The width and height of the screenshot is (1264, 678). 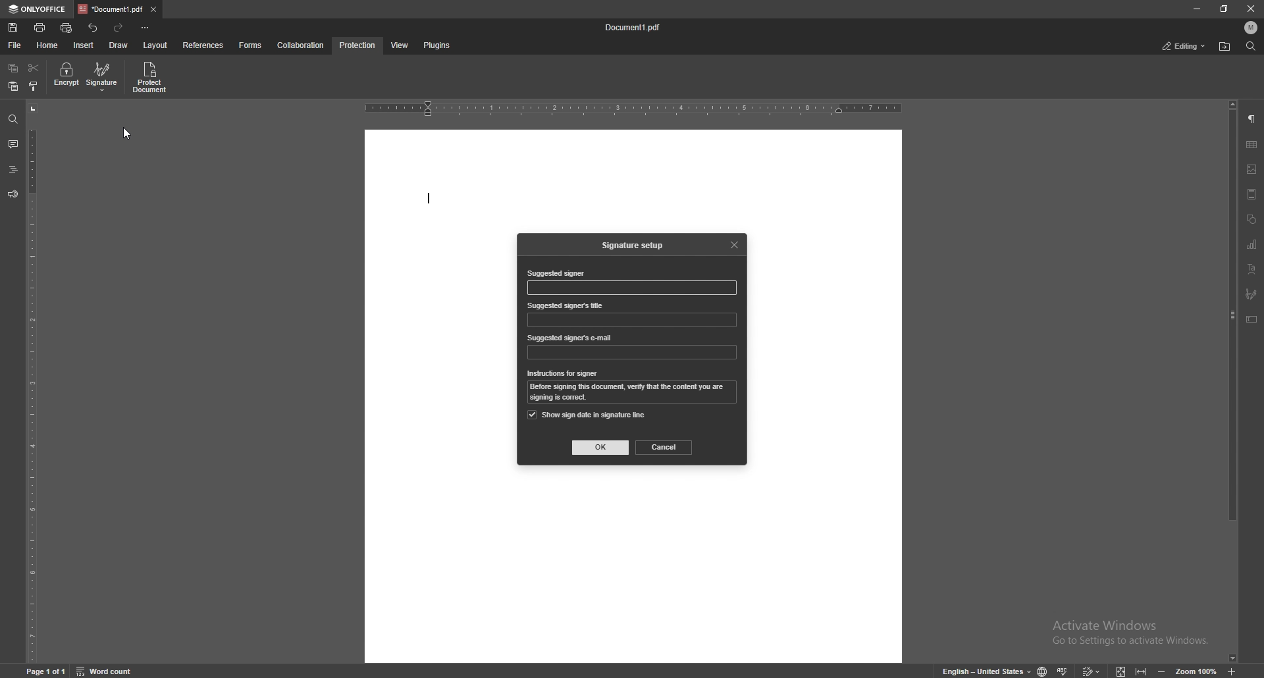 I want to click on resize, so click(x=1225, y=9).